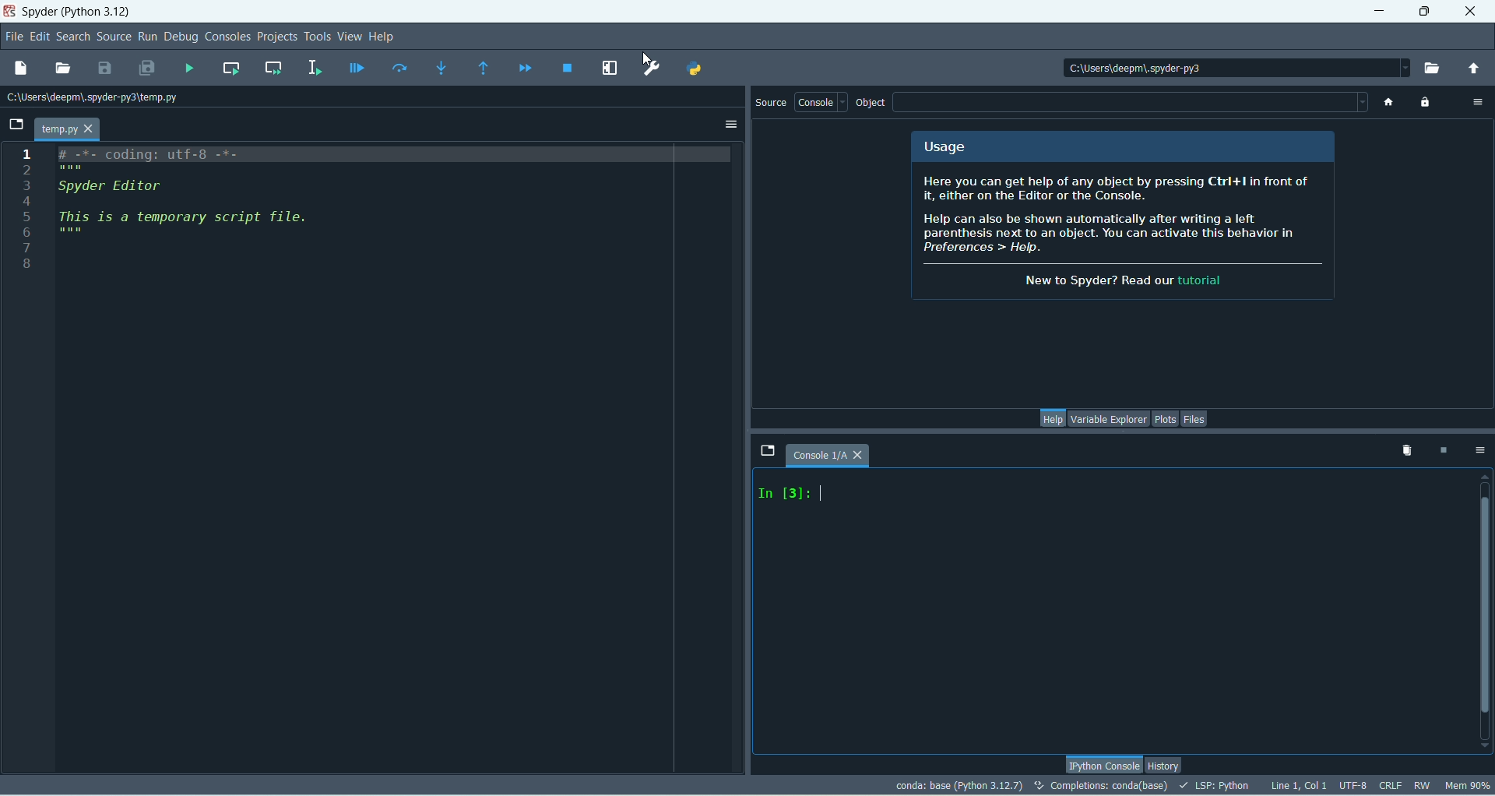 Image resolution: width=1495 pixels, height=796 pixels. What do you see at coordinates (27, 208) in the screenshot?
I see `numbers` at bounding box center [27, 208].